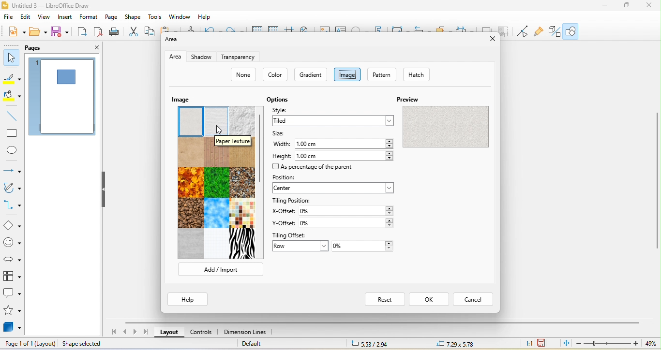 Image resolution: width=661 pixels, height=350 pixels. What do you see at coordinates (135, 16) in the screenshot?
I see `shape` at bounding box center [135, 16].